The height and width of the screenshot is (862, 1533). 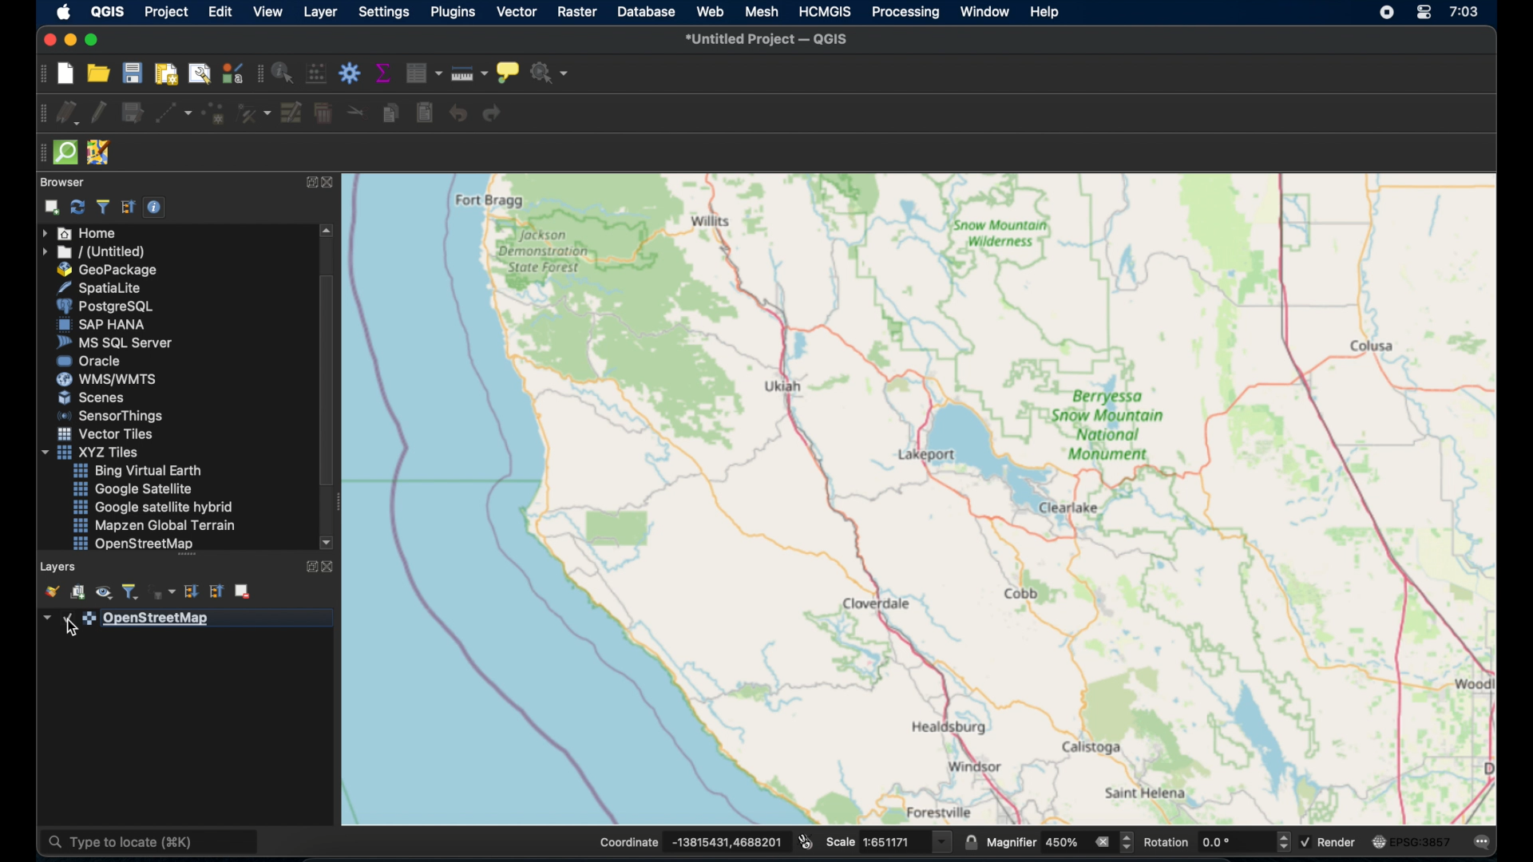 What do you see at coordinates (970, 843) in the screenshot?
I see `lock` at bounding box center [970, 843].